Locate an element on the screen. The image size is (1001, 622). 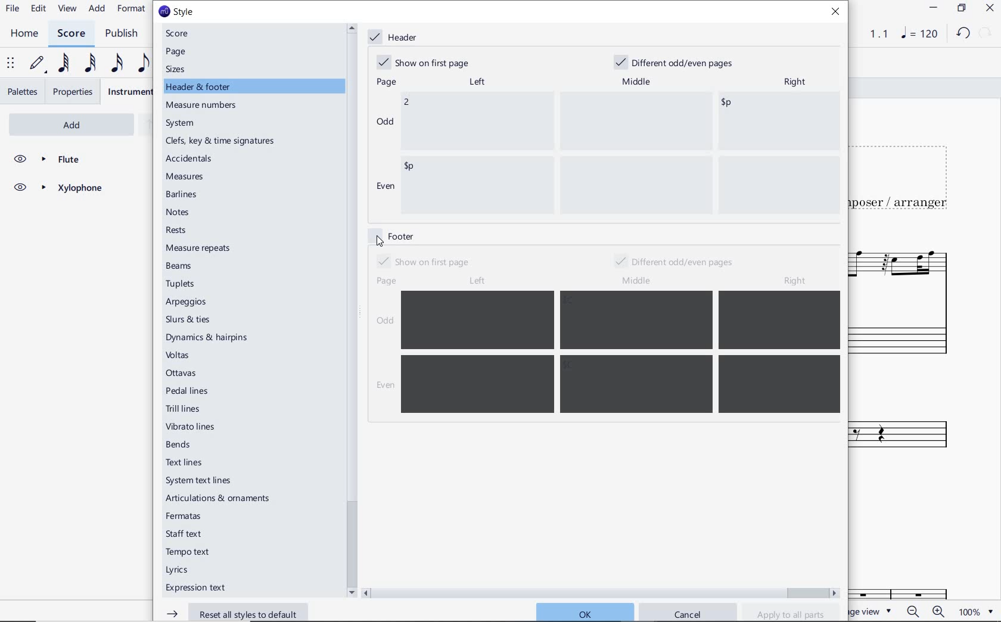
PROPERTIES is located at coordinates (74, 92).